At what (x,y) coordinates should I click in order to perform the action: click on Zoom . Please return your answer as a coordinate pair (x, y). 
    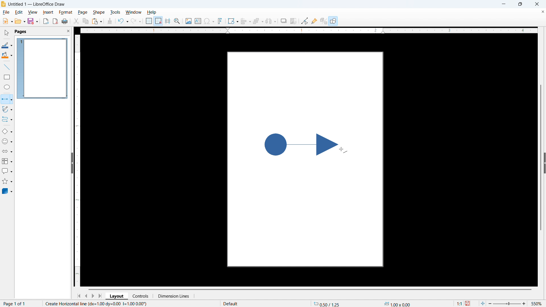
    Looking at the image, I should click on (177, 21).